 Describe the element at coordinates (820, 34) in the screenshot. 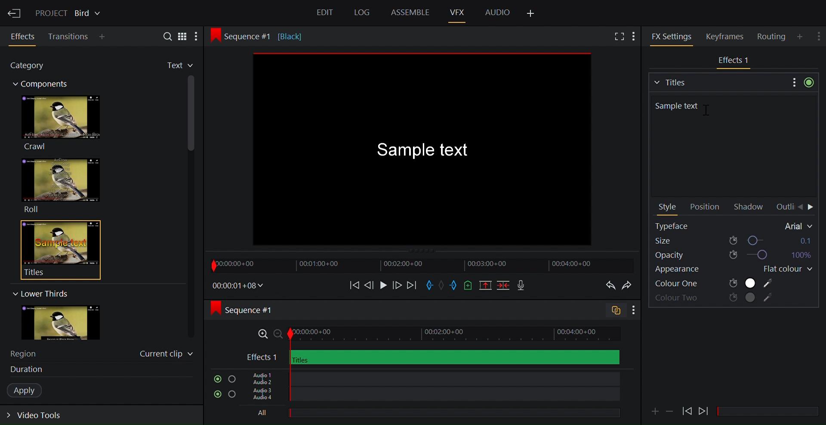

I see `Show settings menu` at that location.